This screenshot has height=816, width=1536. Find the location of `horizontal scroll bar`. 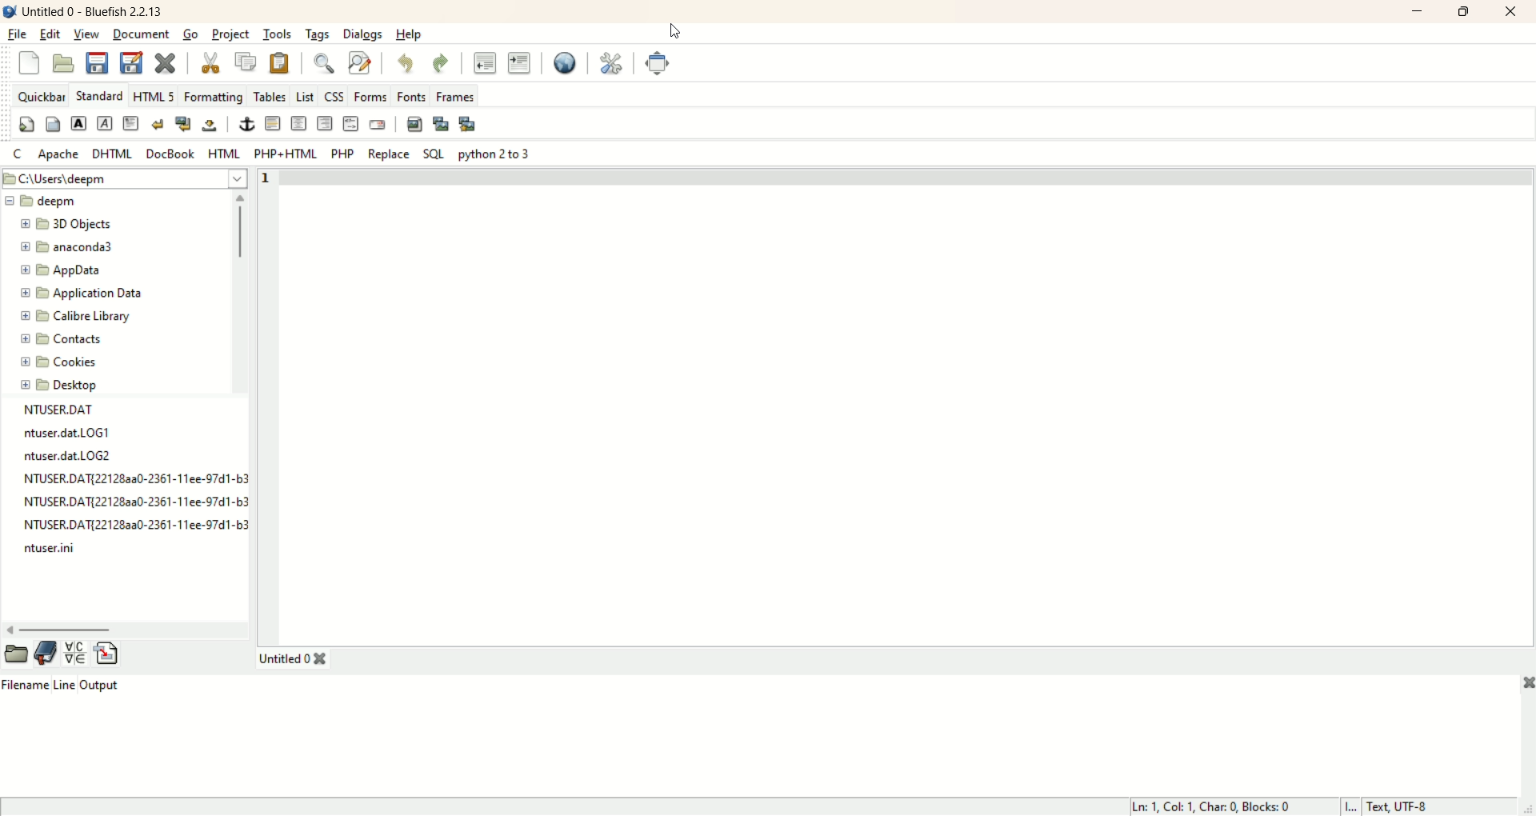

horizontal scroll bar is located at coordinates (128, 627).